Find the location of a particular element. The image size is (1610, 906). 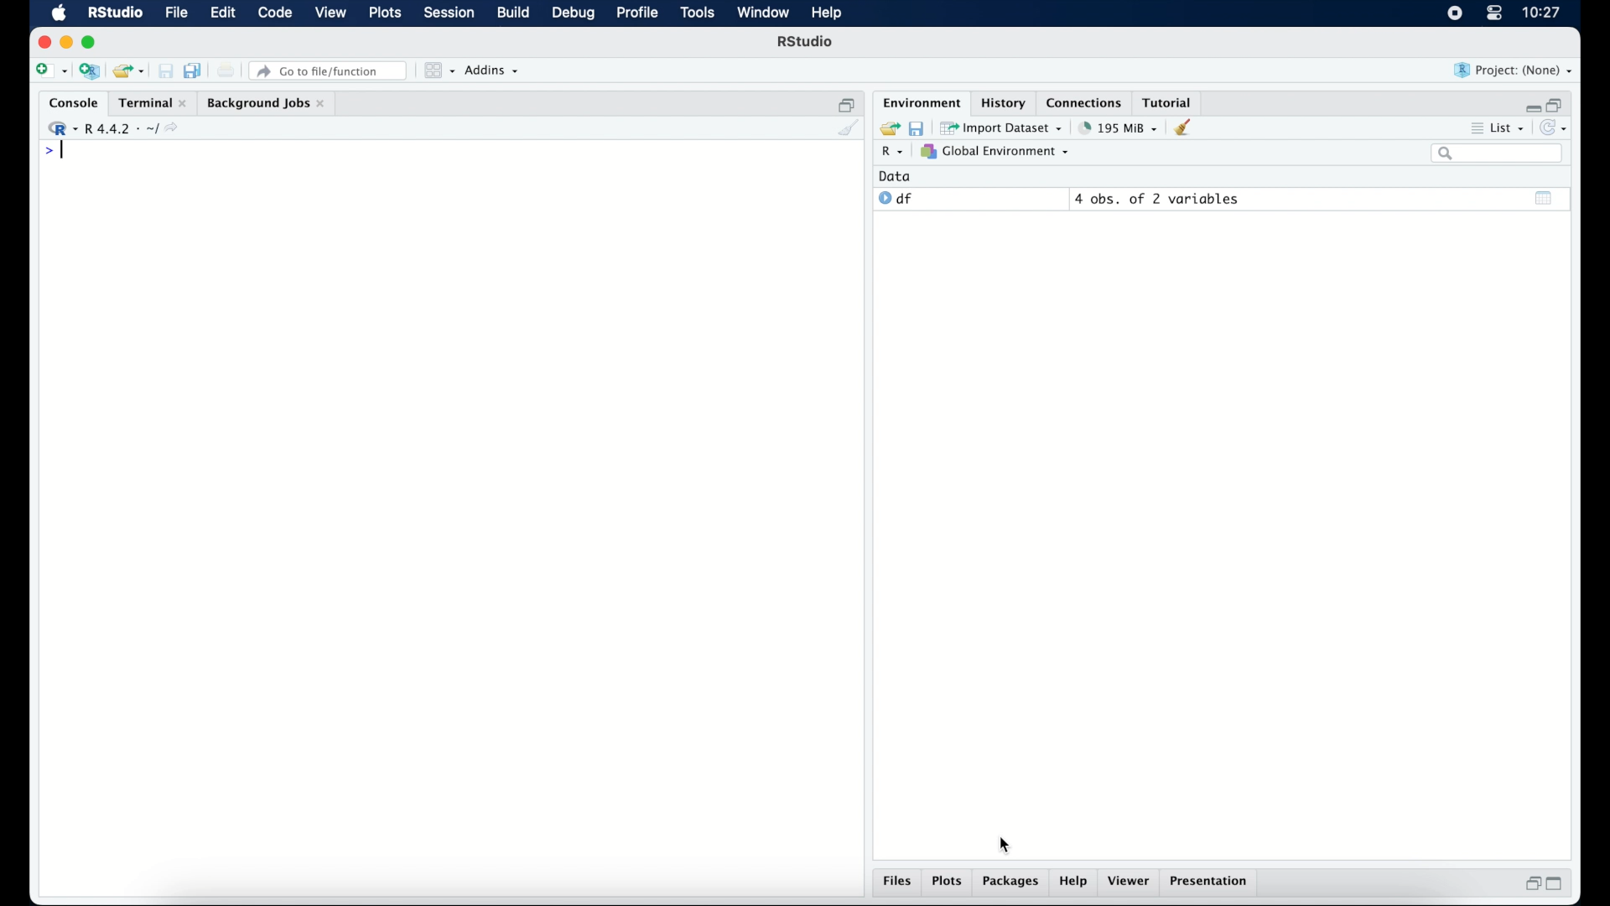

plots is located at coordinates (949, 883).